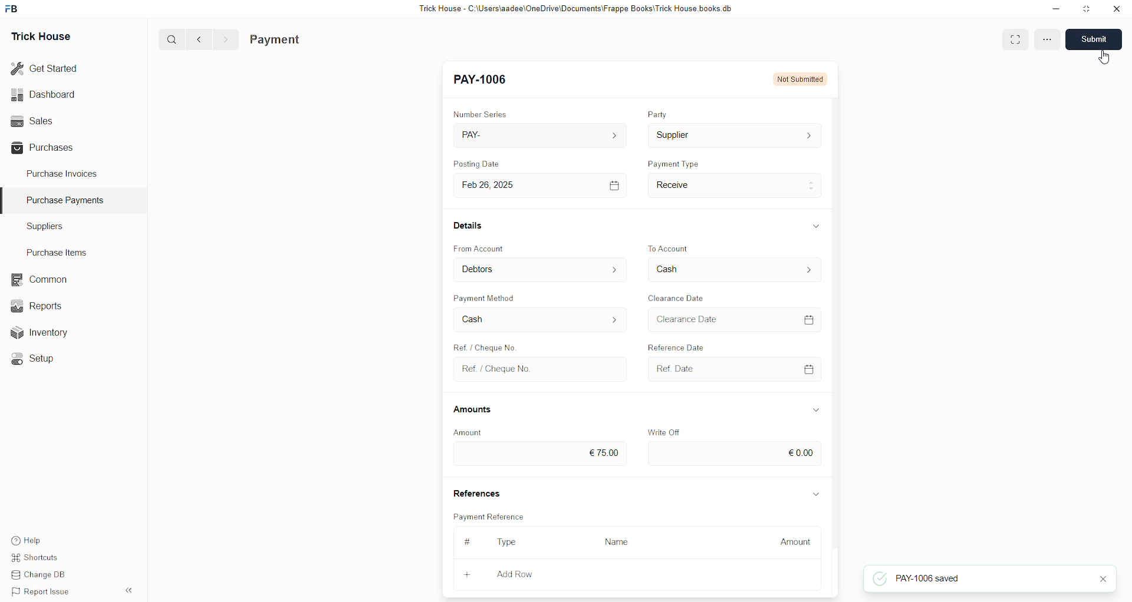  What do you see at coordinates (466, 575) in the screenshot?
I see `+` at bounding box center [466, 575].